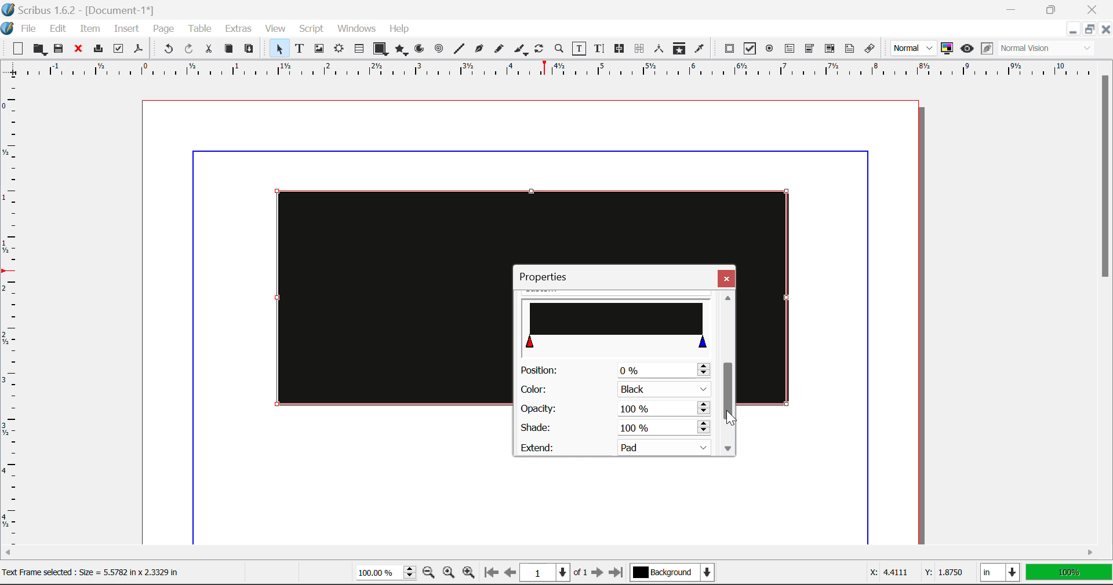  I want to click on Close, so click(1105, 29).